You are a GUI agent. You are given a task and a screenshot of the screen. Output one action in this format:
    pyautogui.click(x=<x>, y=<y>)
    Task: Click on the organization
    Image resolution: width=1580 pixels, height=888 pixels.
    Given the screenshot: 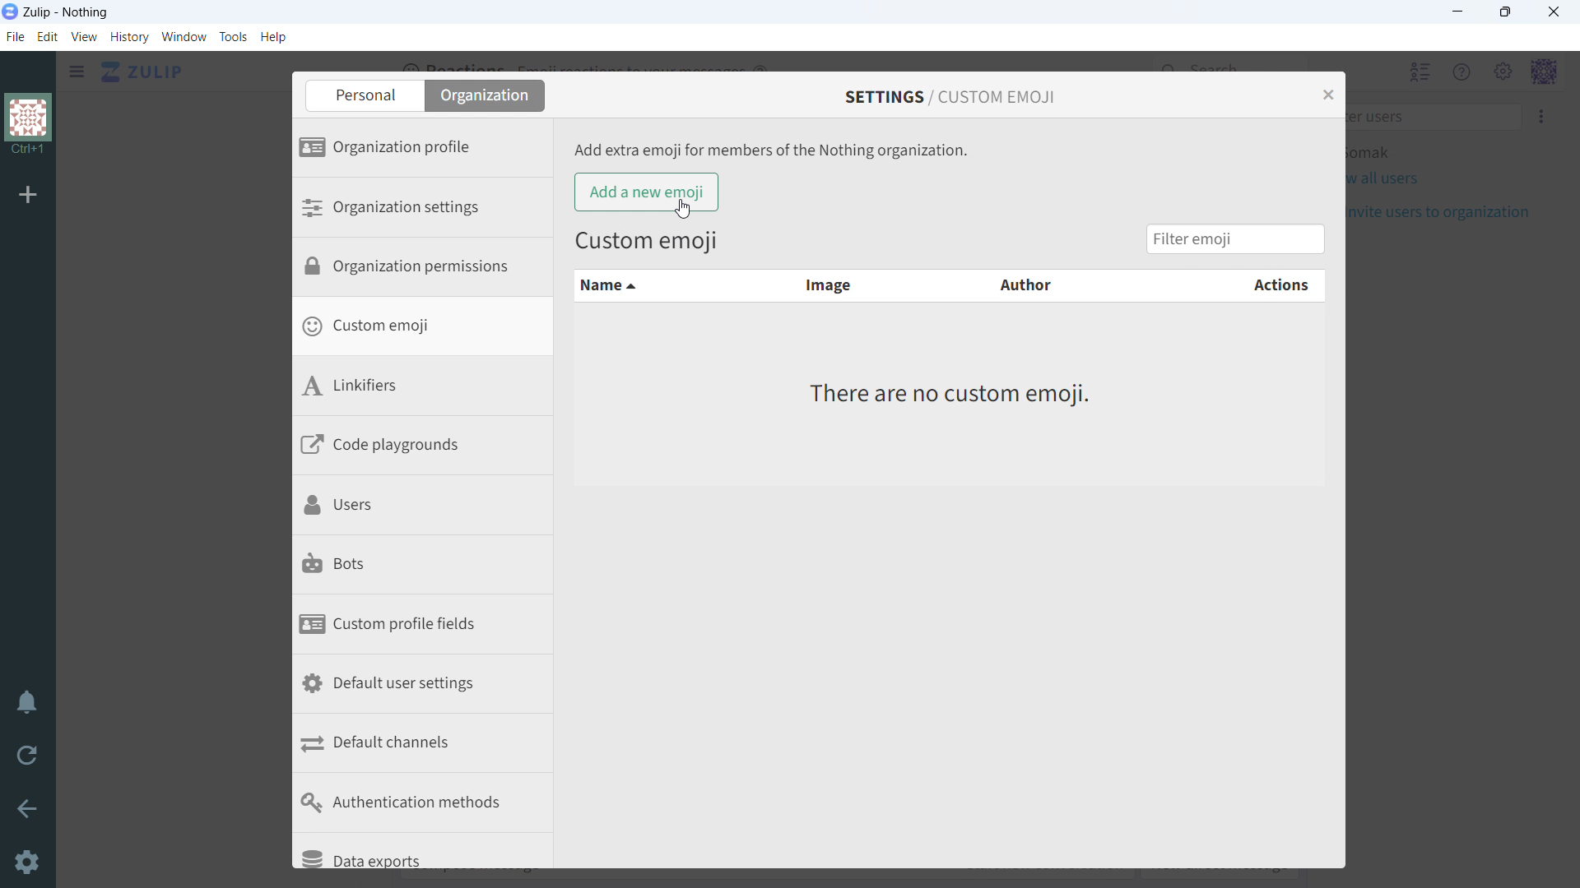 What is the action you would take?
    pyautogui.click(x=486, y=95)
    